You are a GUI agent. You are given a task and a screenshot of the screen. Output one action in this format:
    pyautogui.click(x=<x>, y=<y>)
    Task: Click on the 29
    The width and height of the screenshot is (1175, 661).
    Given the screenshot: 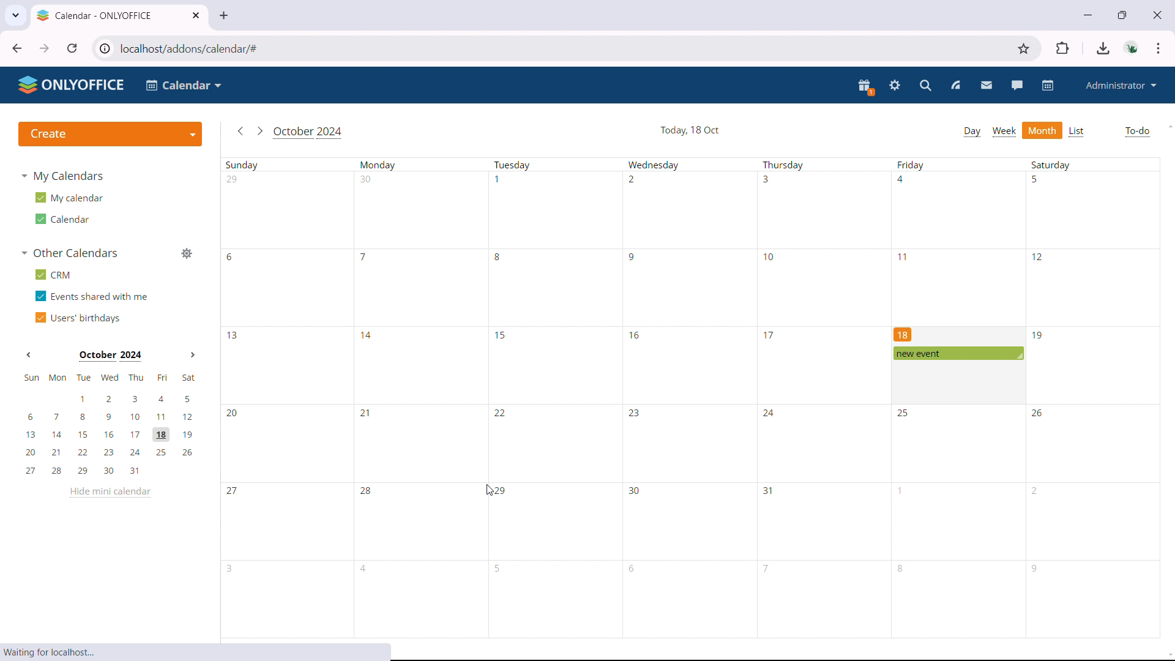 What is the action you would take?
    pyautogui.click(x=501, y=491)
    